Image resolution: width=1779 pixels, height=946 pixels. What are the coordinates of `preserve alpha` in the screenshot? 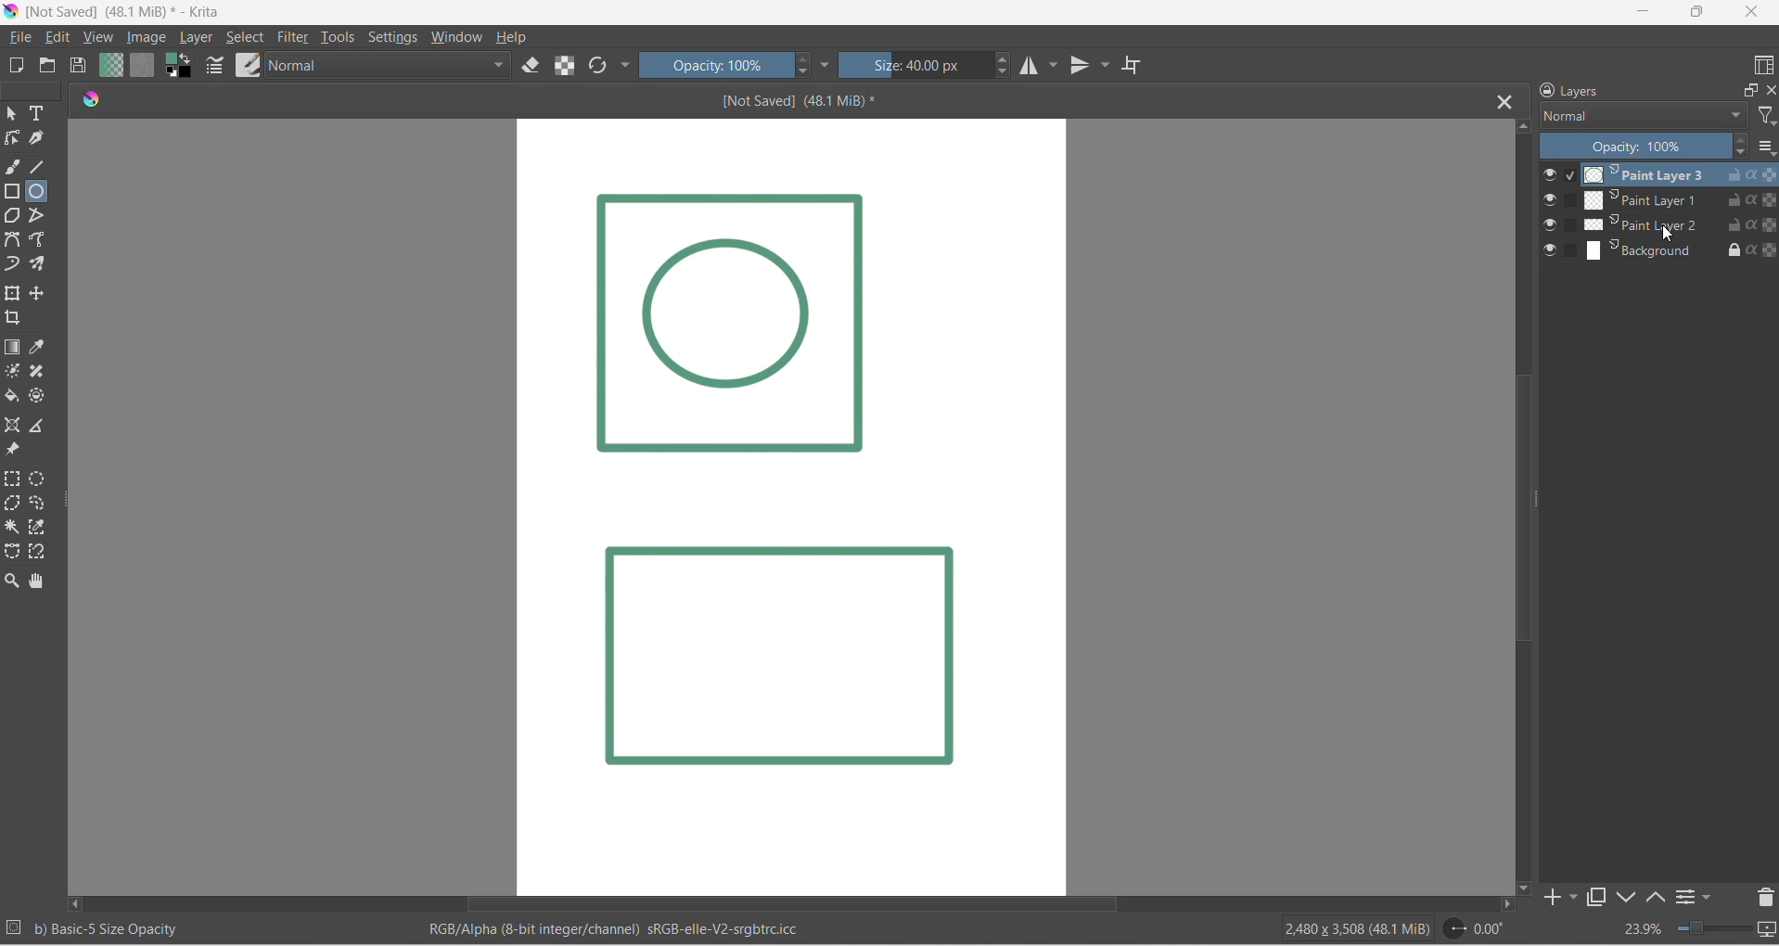 It's located at (568, 66).